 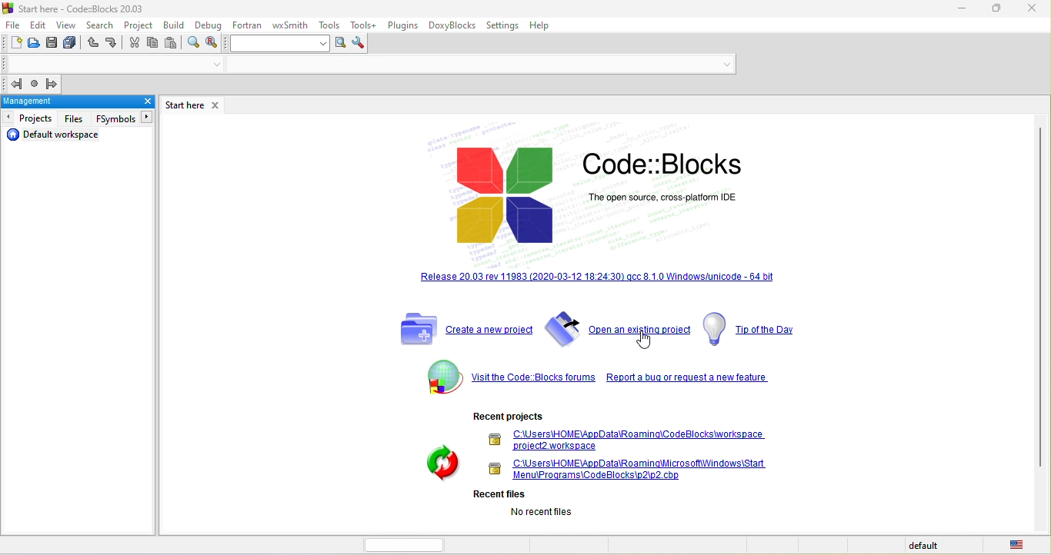 What do you see at coordinates (1029, 9) in the screenshot?
I see `close` at bounding box center [1029, 9].